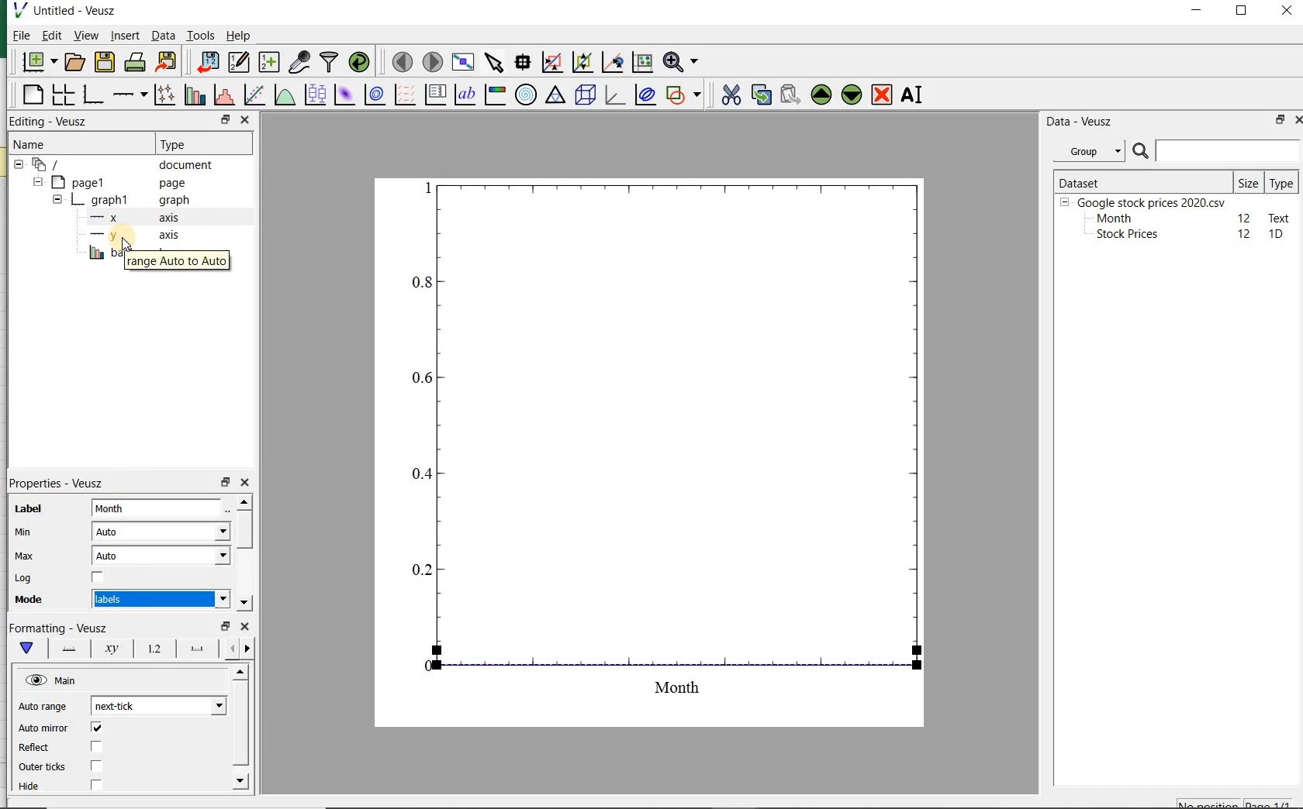 The width and height of the screenshot is (1303, 809). Describe the element at coordinates (25, 533) in the screenshot. I see `Min` at that location.